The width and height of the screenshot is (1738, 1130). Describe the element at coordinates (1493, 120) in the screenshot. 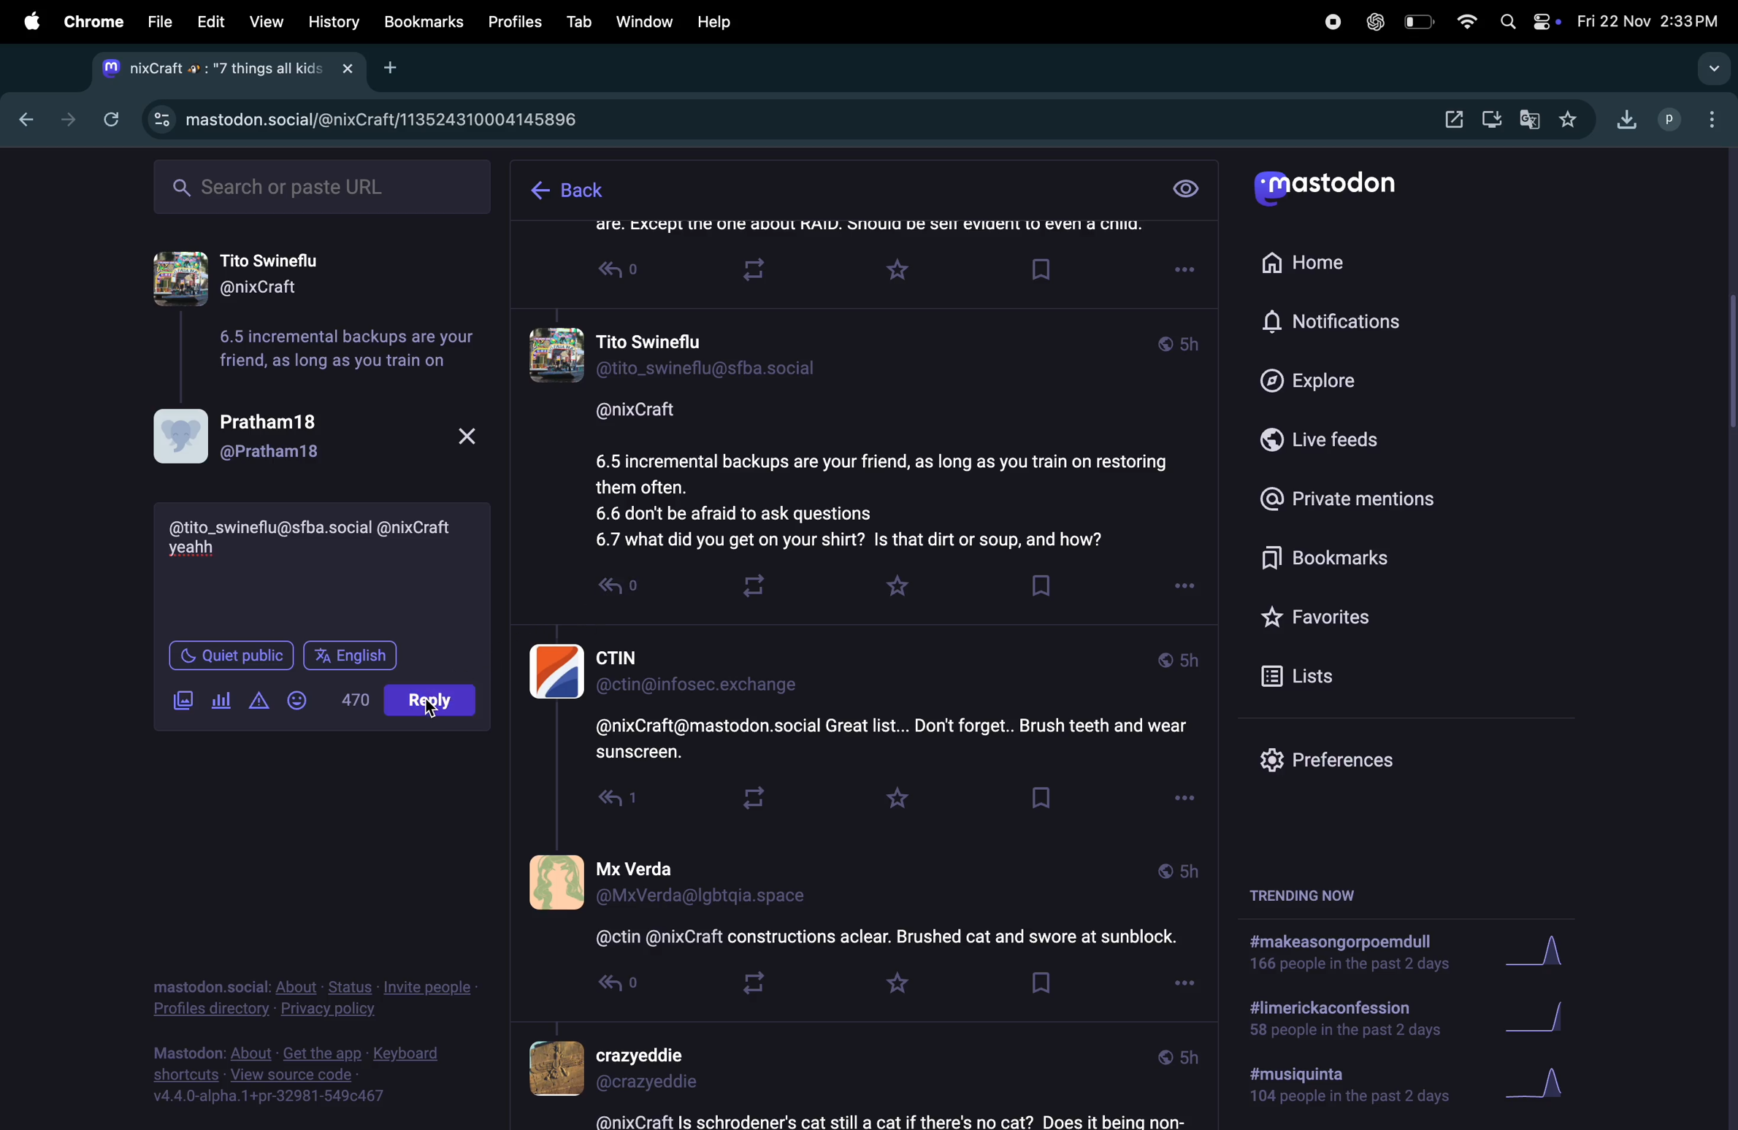

I see `download` at that location.